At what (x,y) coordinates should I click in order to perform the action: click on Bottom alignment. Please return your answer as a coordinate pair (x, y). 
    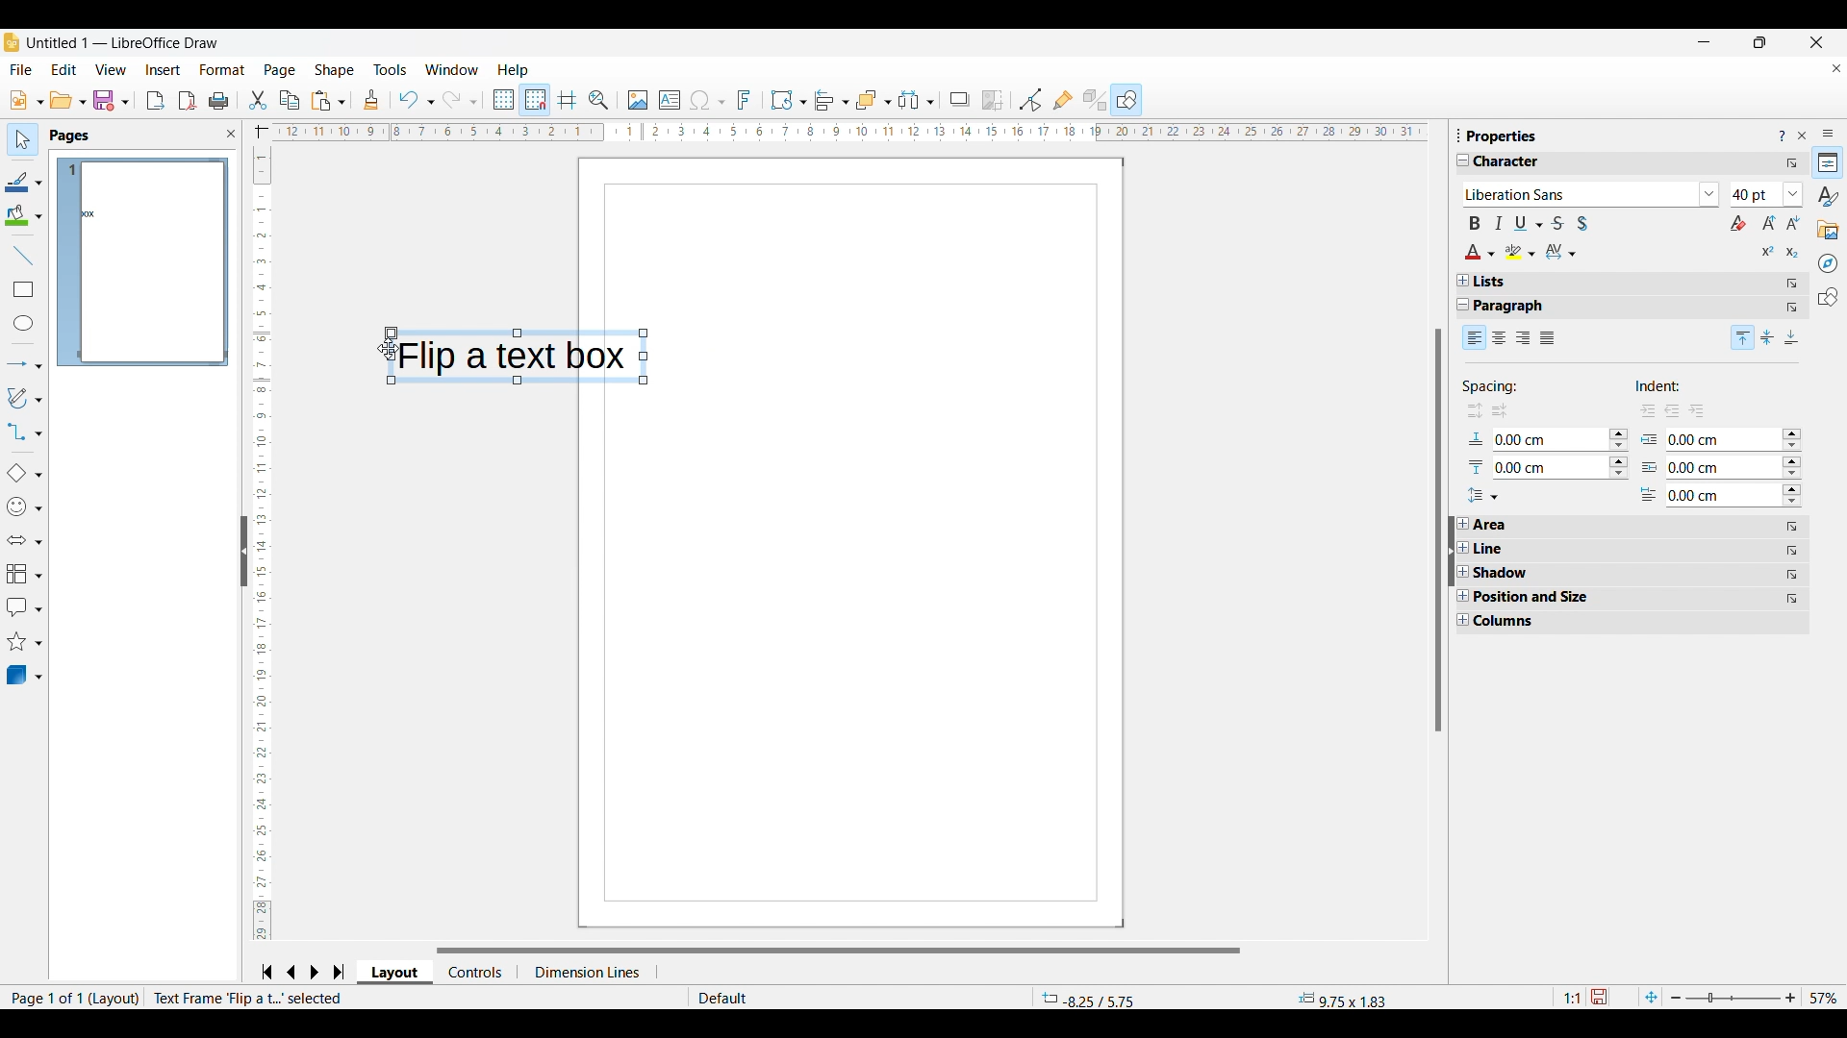
    Looking at the image, I should click on (1793, 337).